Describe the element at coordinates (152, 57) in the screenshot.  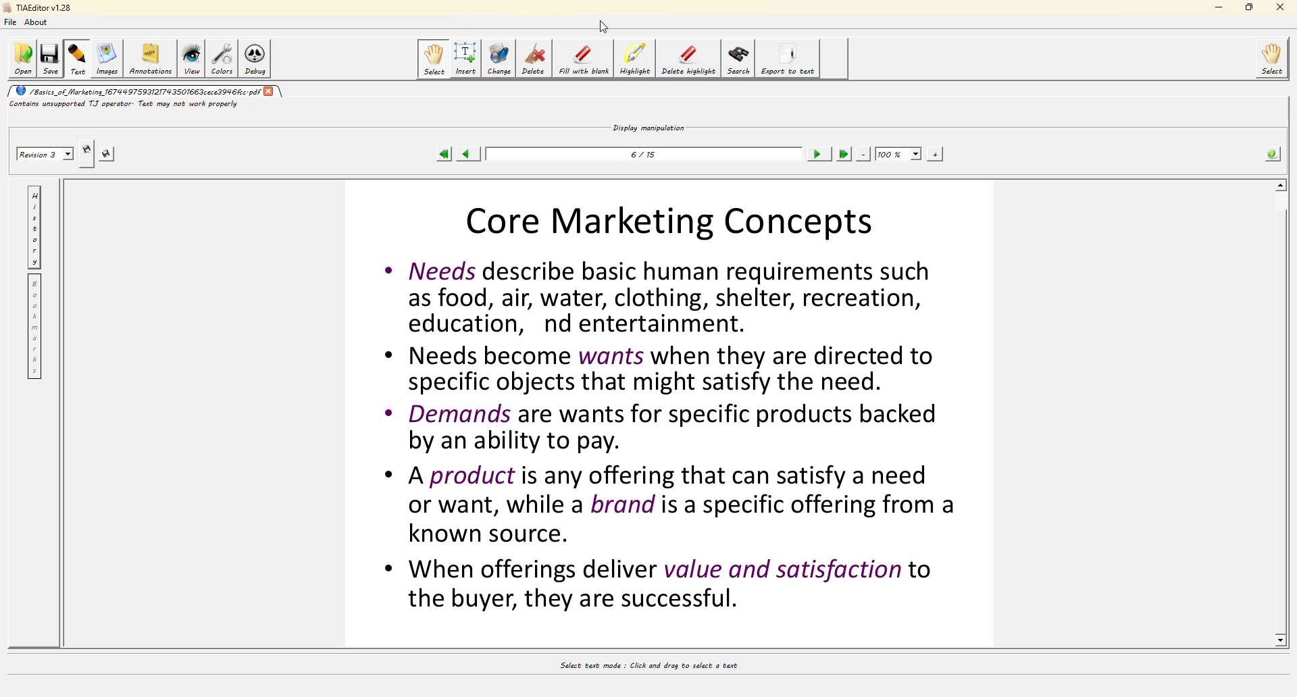
I see `annotations` at that location.